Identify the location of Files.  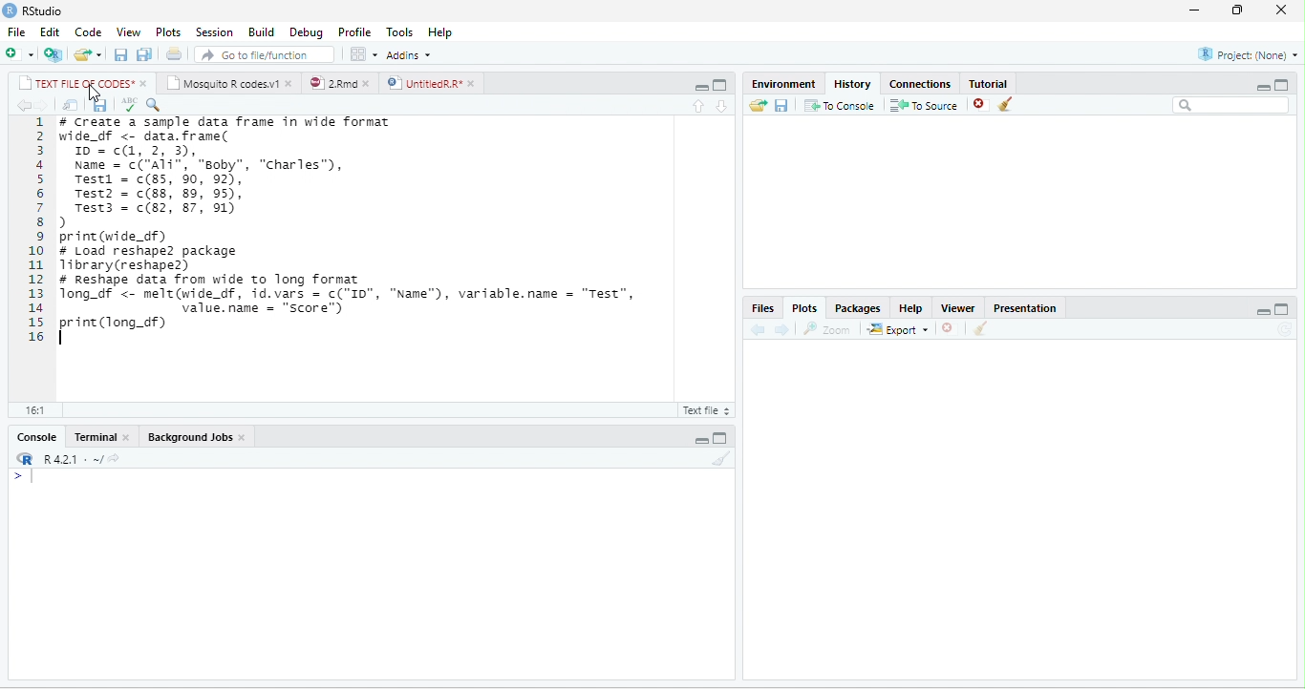
(762, 307).